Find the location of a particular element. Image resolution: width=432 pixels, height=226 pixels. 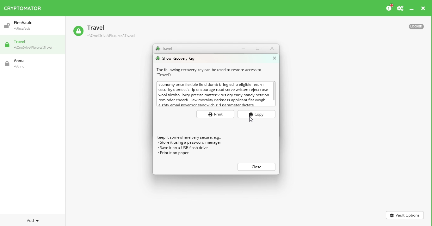

Show recovery key is located at coordinates (177, 58).